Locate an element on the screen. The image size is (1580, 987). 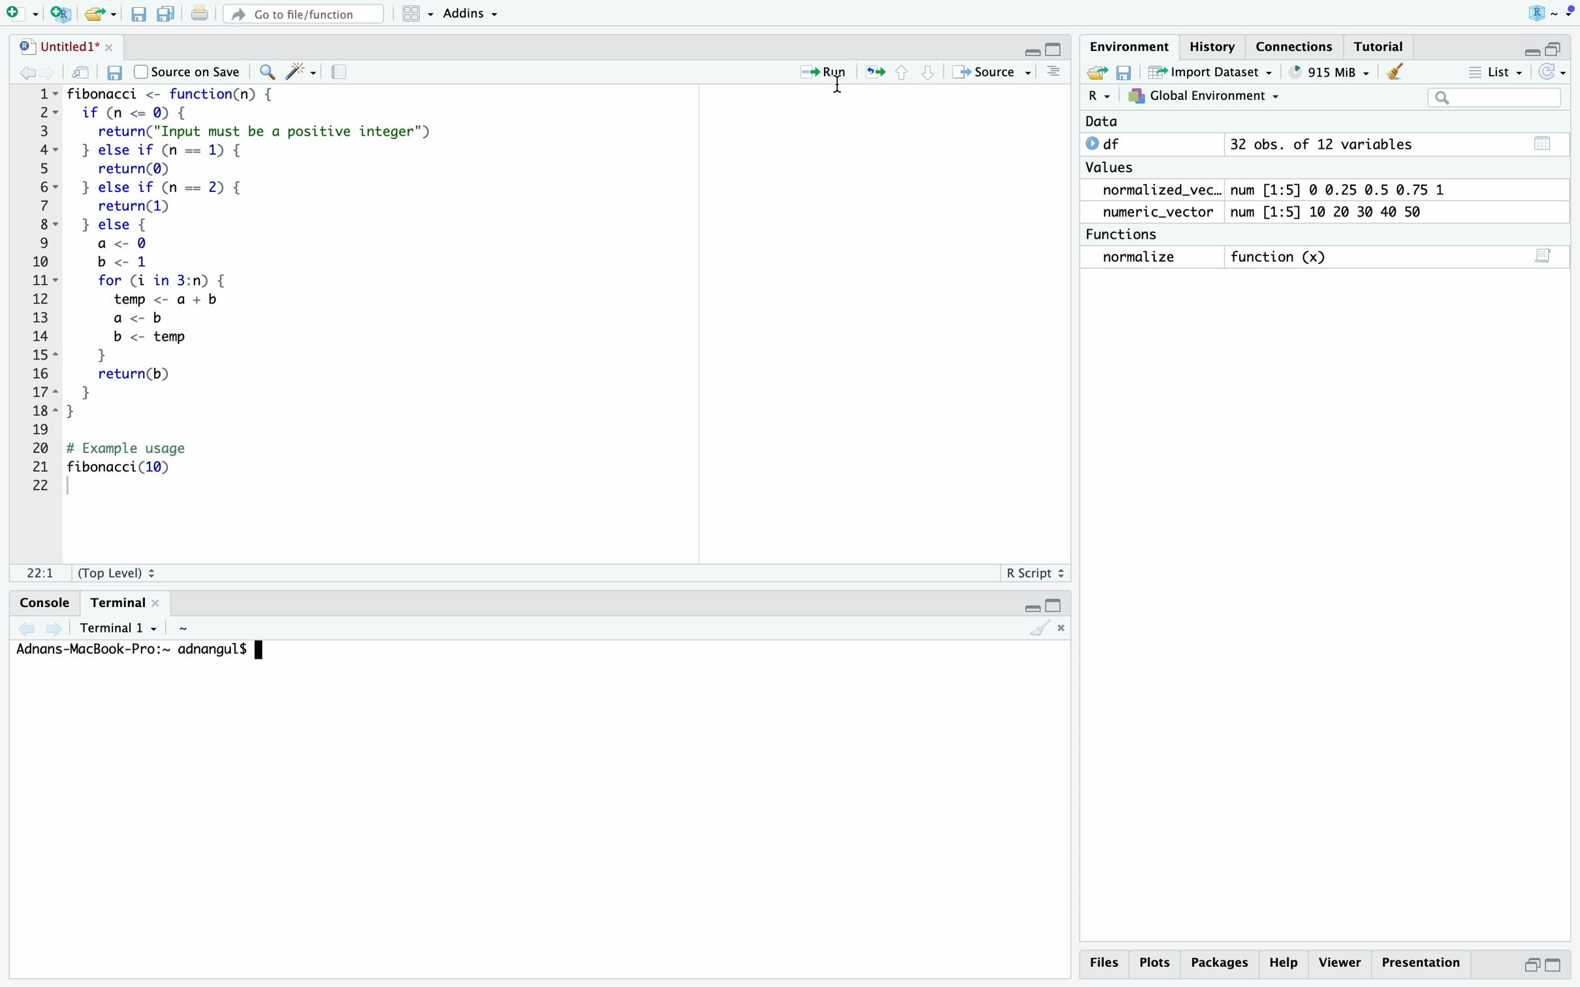
workspace panes is located at coordinates (413, 12).